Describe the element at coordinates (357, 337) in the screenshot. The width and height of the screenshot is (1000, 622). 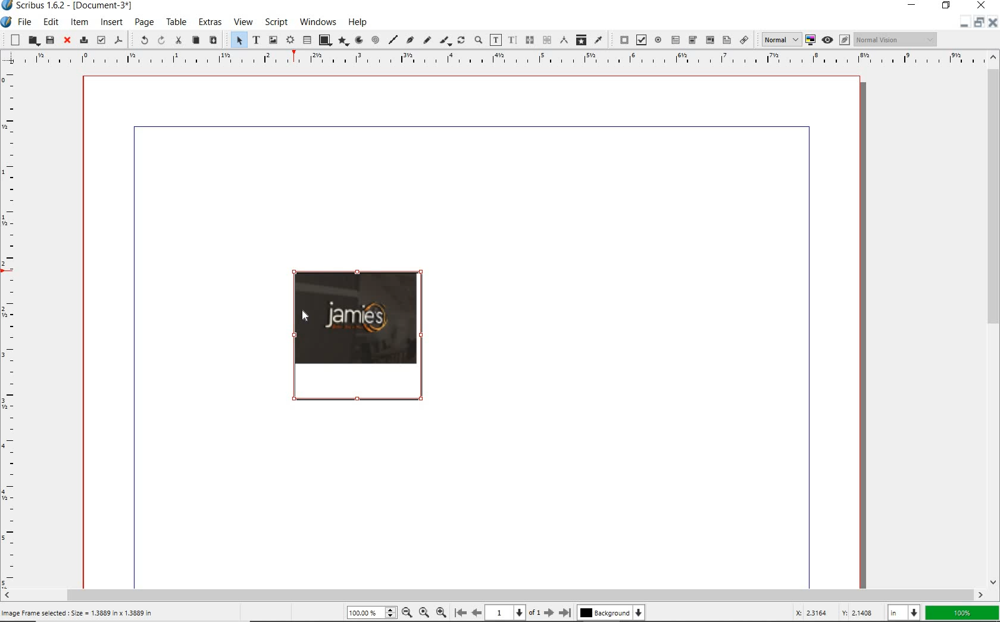
I see `IMAGE` at that location.